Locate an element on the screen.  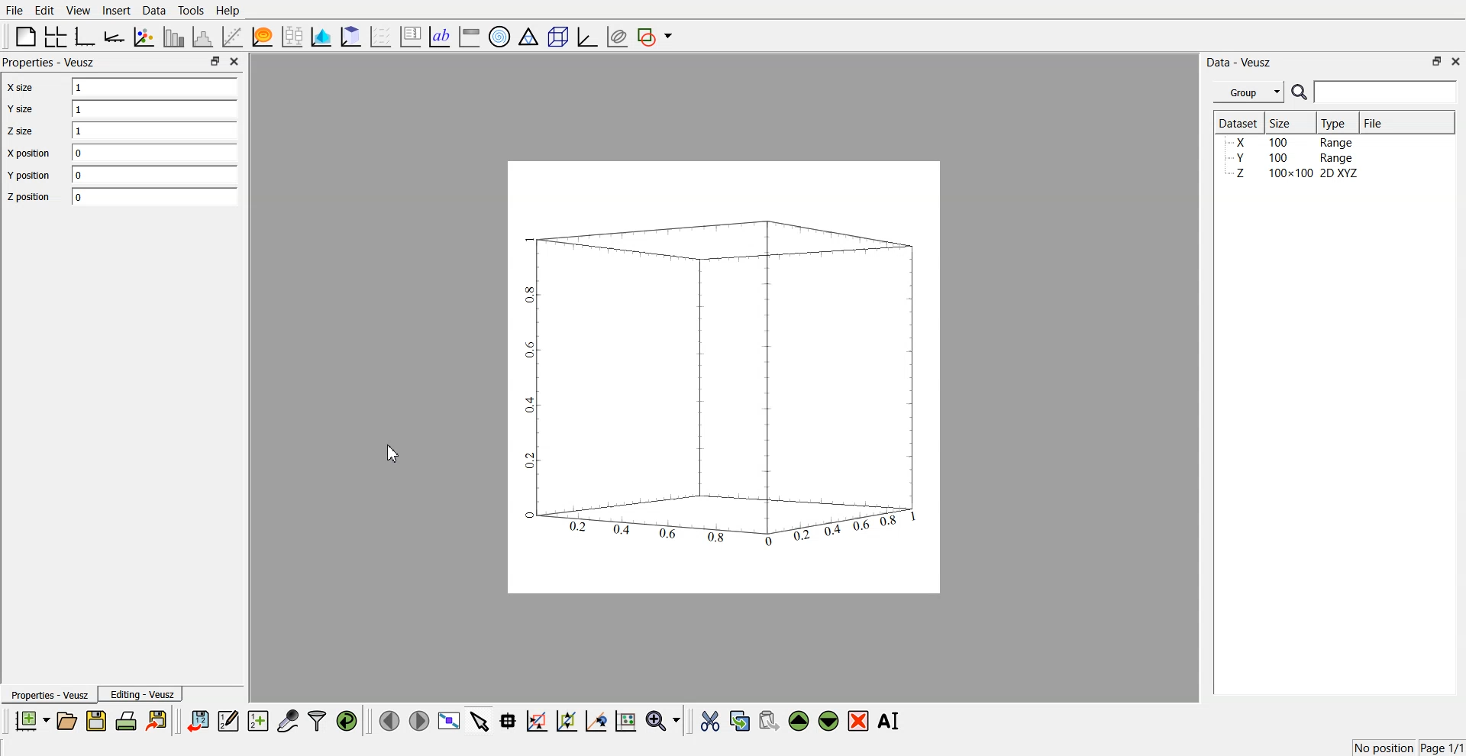
Move to the next page is located at coordinates (419, 719).